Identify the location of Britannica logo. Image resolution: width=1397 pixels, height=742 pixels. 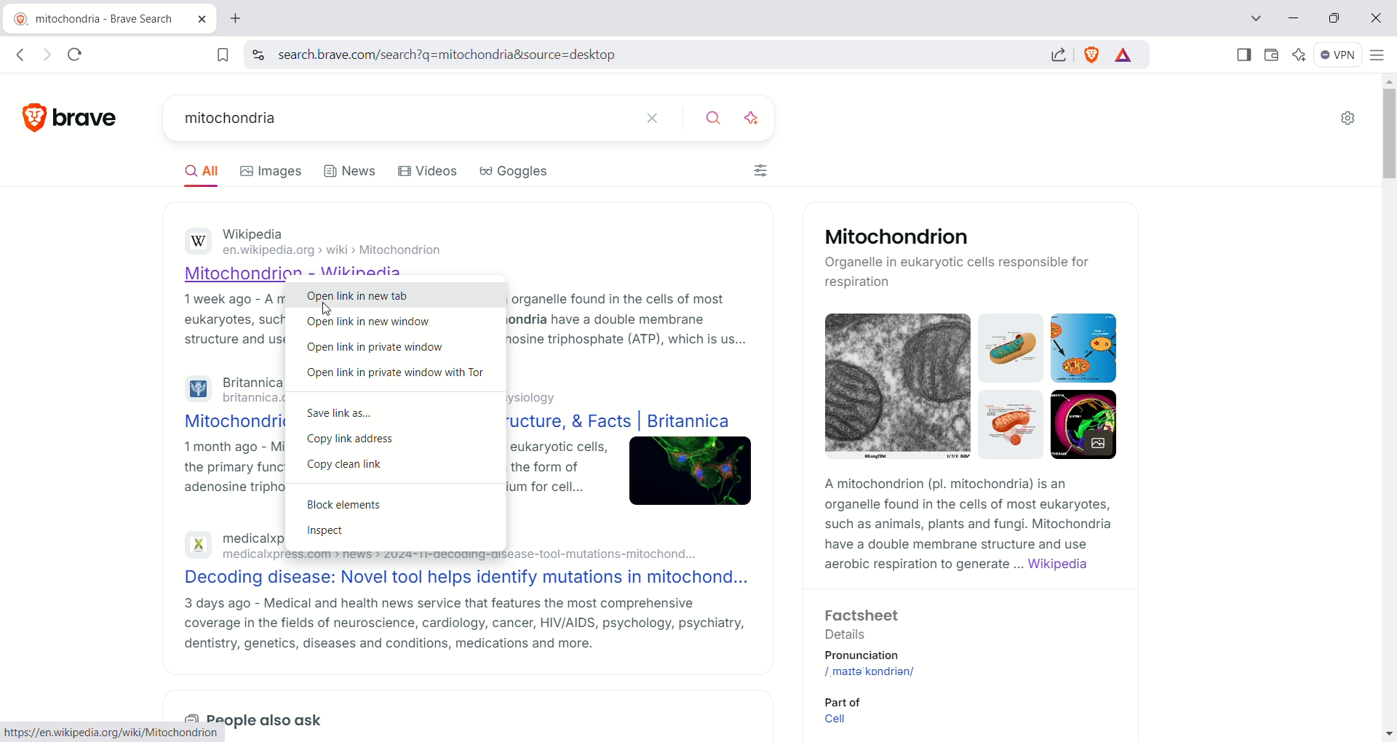
(199, 388).